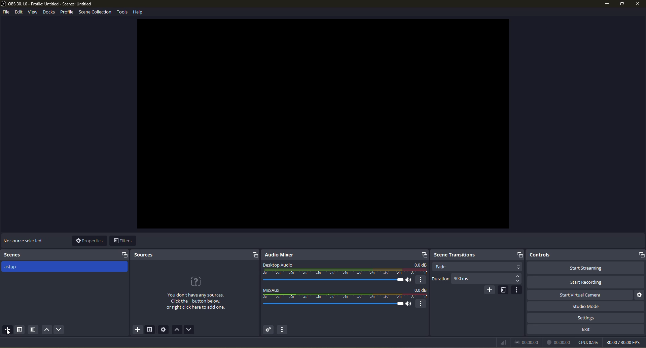  I want to click on maximize, so click(622, 4).